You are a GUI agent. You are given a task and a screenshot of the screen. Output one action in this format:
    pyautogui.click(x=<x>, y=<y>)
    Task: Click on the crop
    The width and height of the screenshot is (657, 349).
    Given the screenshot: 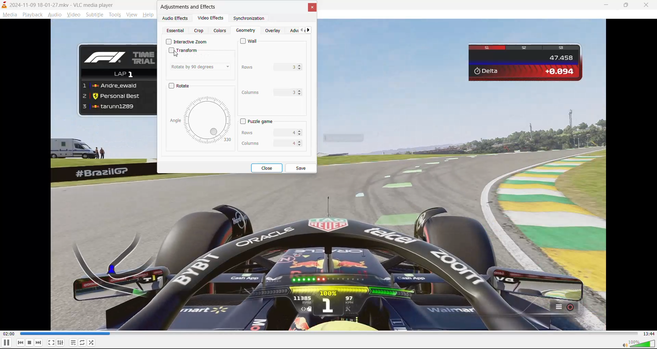 What is the action you would take?
    pyautogui.click(x=200, y=31)
    